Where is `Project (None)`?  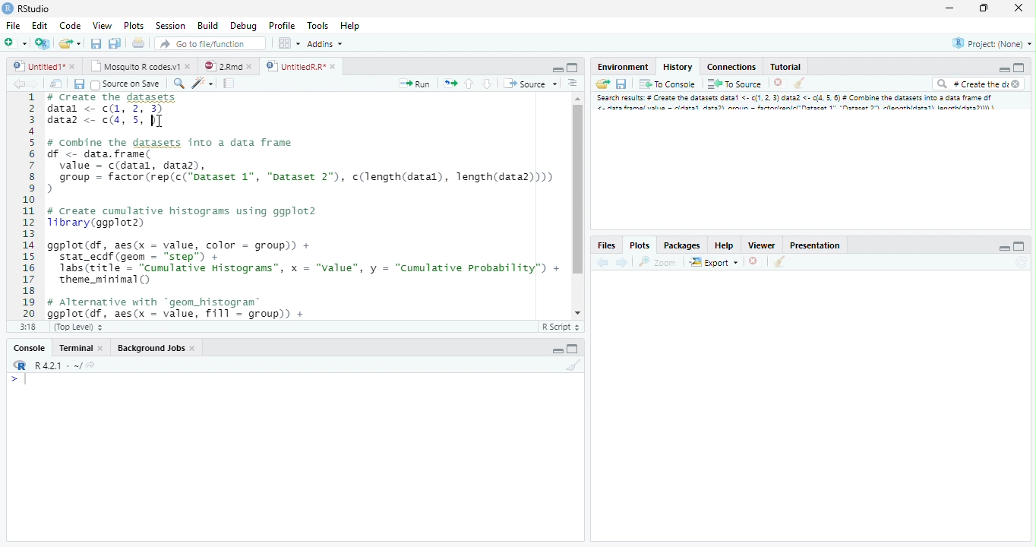 Project (None) is located at coordinates (993, 43).